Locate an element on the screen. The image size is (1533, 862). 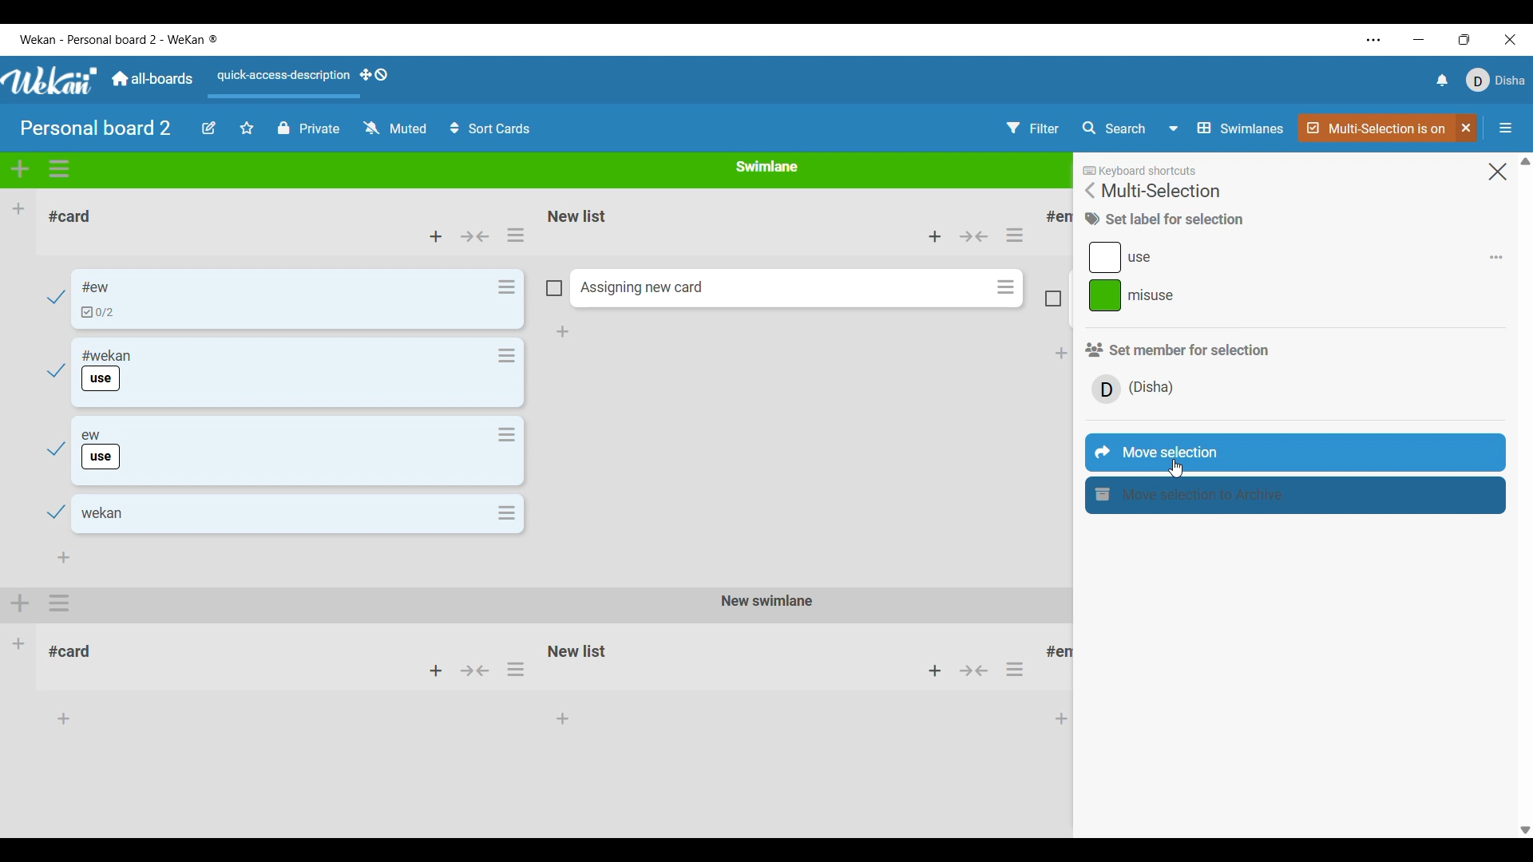
Indicates card is not included in current selection is located at coordinates (1054, 298).